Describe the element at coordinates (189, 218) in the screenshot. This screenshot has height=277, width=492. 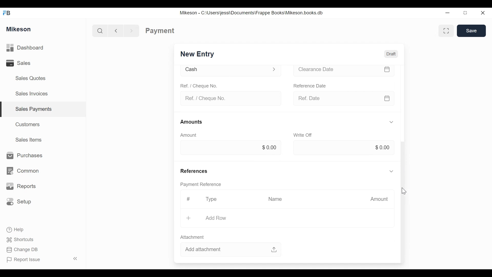
I see `Add` at that location.